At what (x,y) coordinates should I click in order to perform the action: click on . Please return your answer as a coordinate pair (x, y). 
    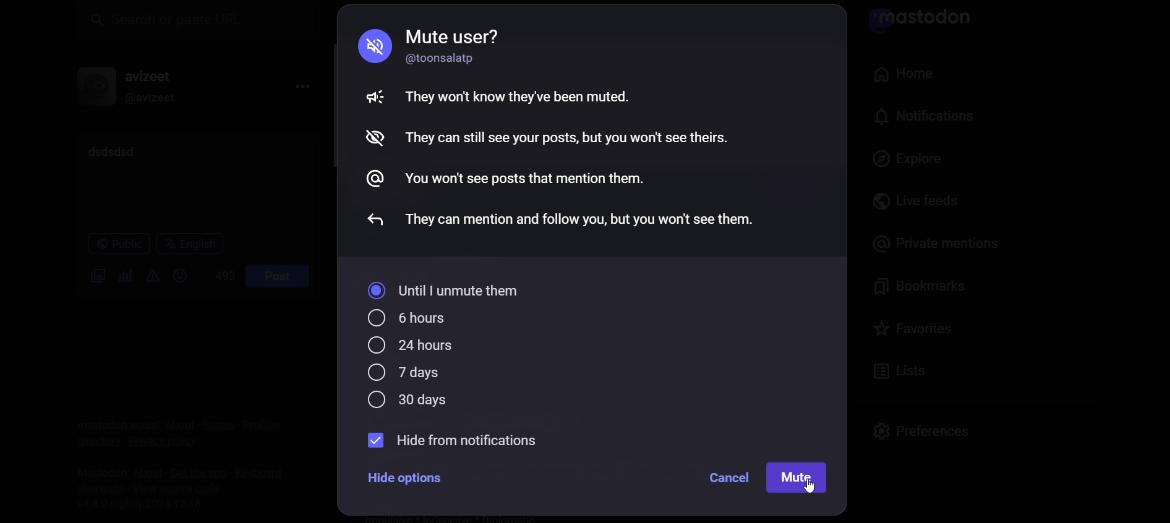
    Looking at the image, I should click on (372, 219).